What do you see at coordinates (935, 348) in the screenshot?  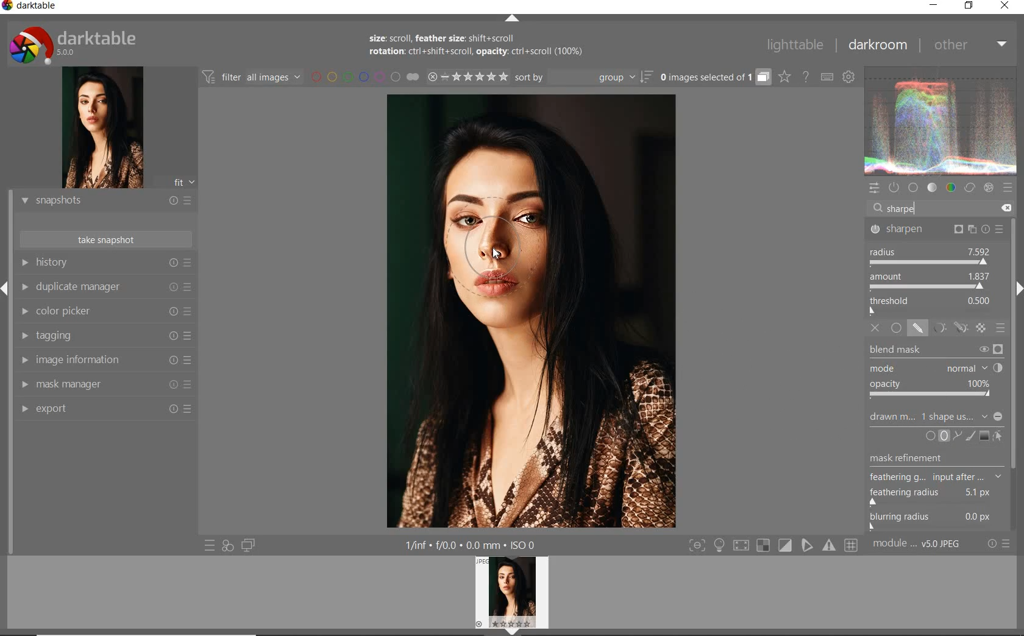 I see `BLEND MASK` at bounding box center [935, 348].